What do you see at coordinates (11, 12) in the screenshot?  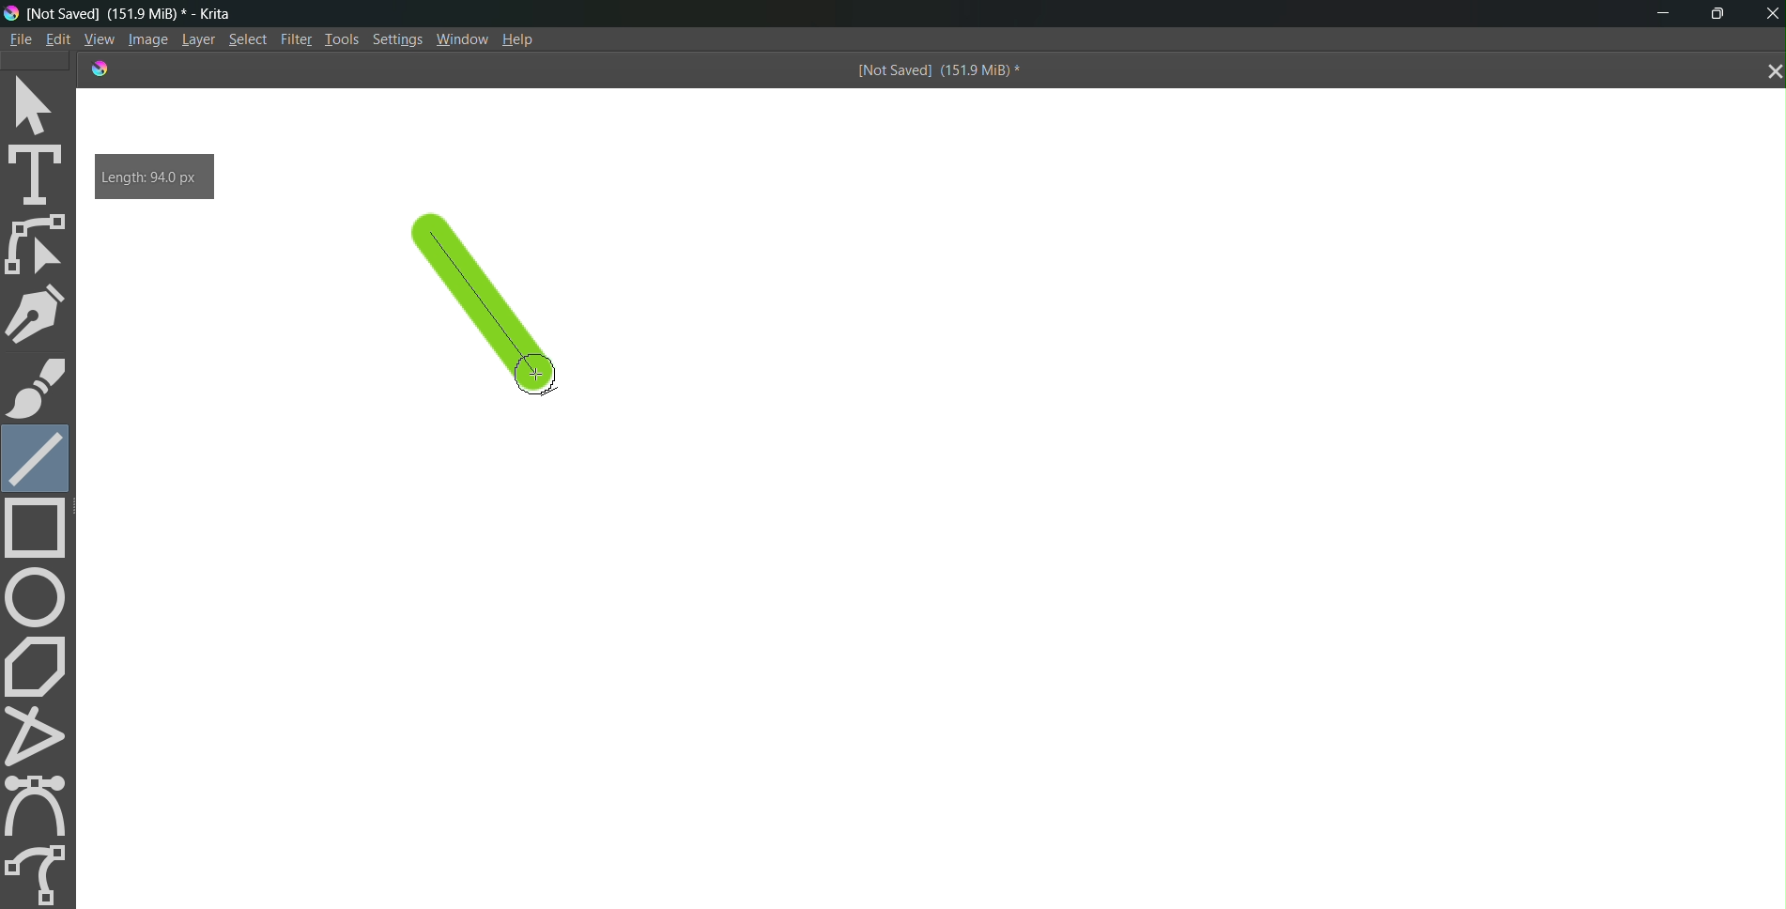 I see `logo` at bounding box center [11, 12].